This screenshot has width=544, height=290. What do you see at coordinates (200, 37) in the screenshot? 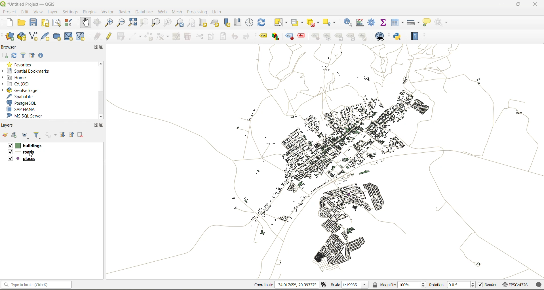
I see `cut` at bounding box center [200, 37].